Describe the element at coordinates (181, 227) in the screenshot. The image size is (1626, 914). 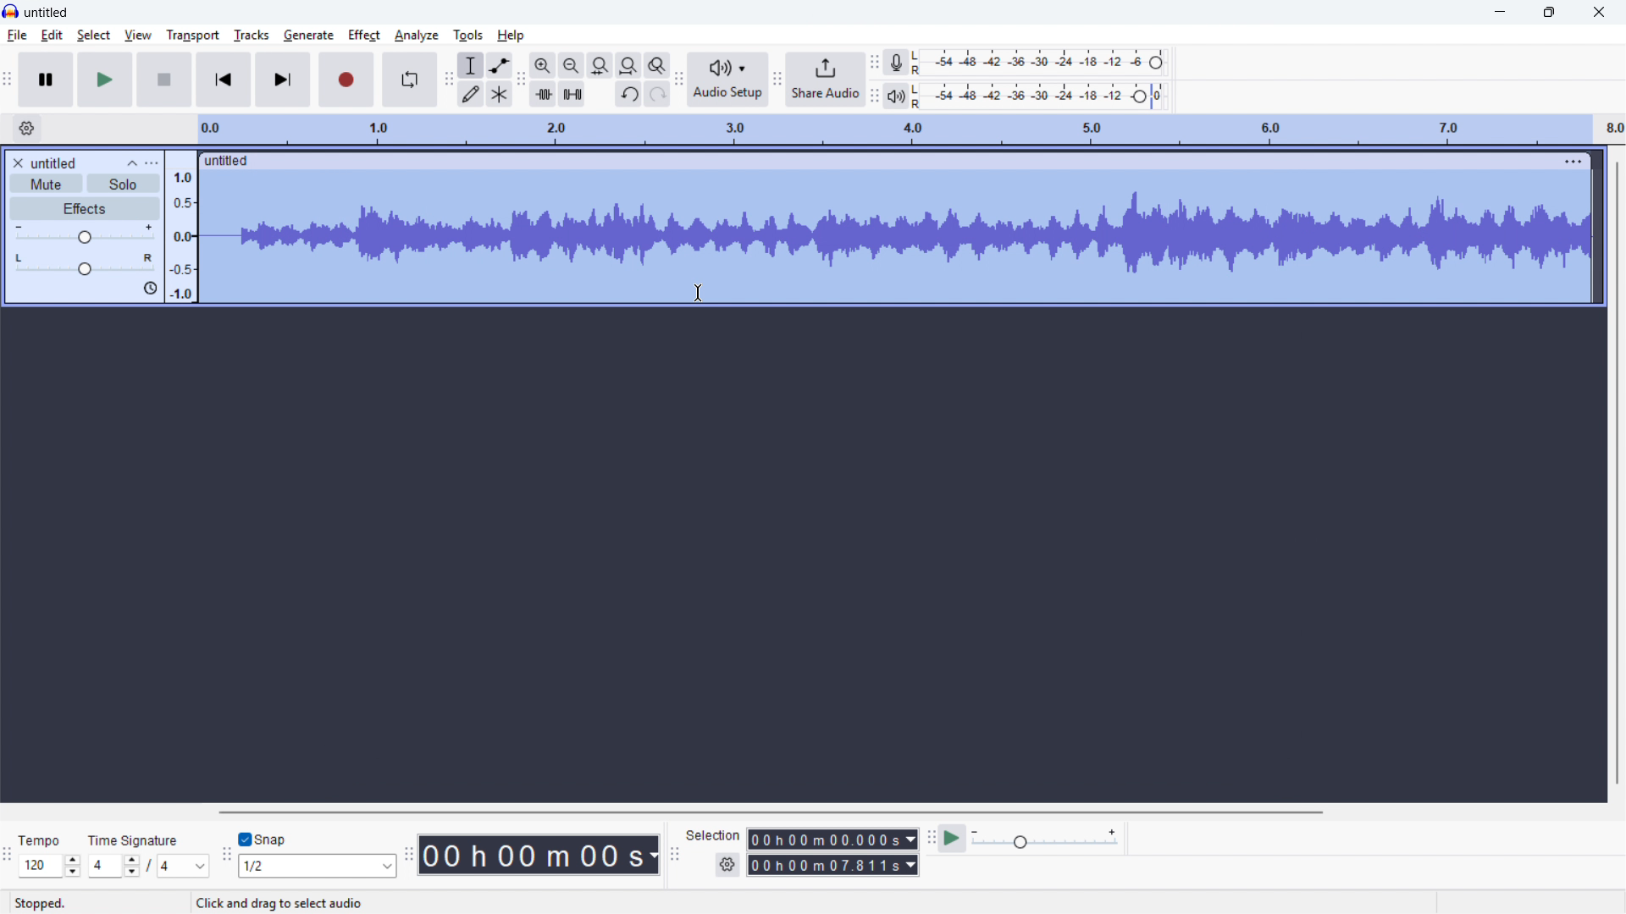
I see `amplitude` at that location.